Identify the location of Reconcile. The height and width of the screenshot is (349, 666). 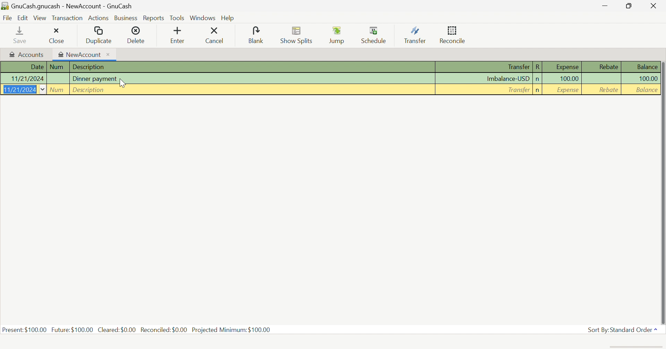
(454, 34).